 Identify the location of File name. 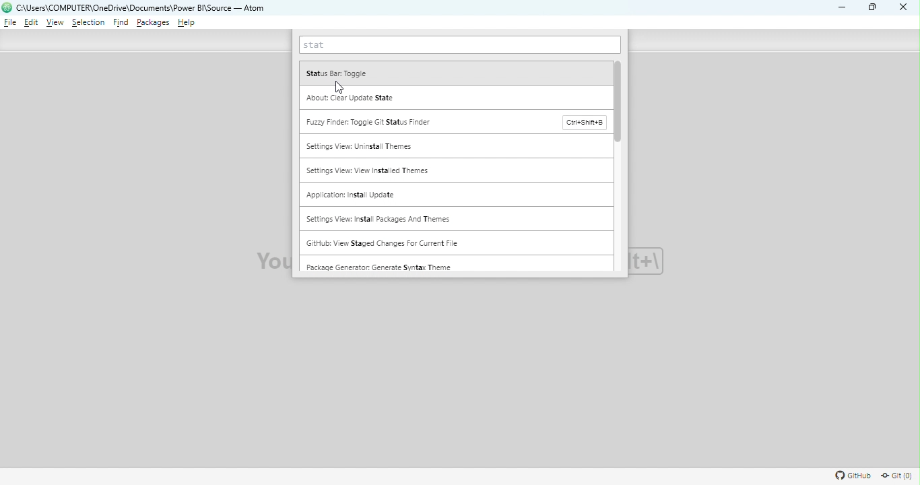
(145, 8).